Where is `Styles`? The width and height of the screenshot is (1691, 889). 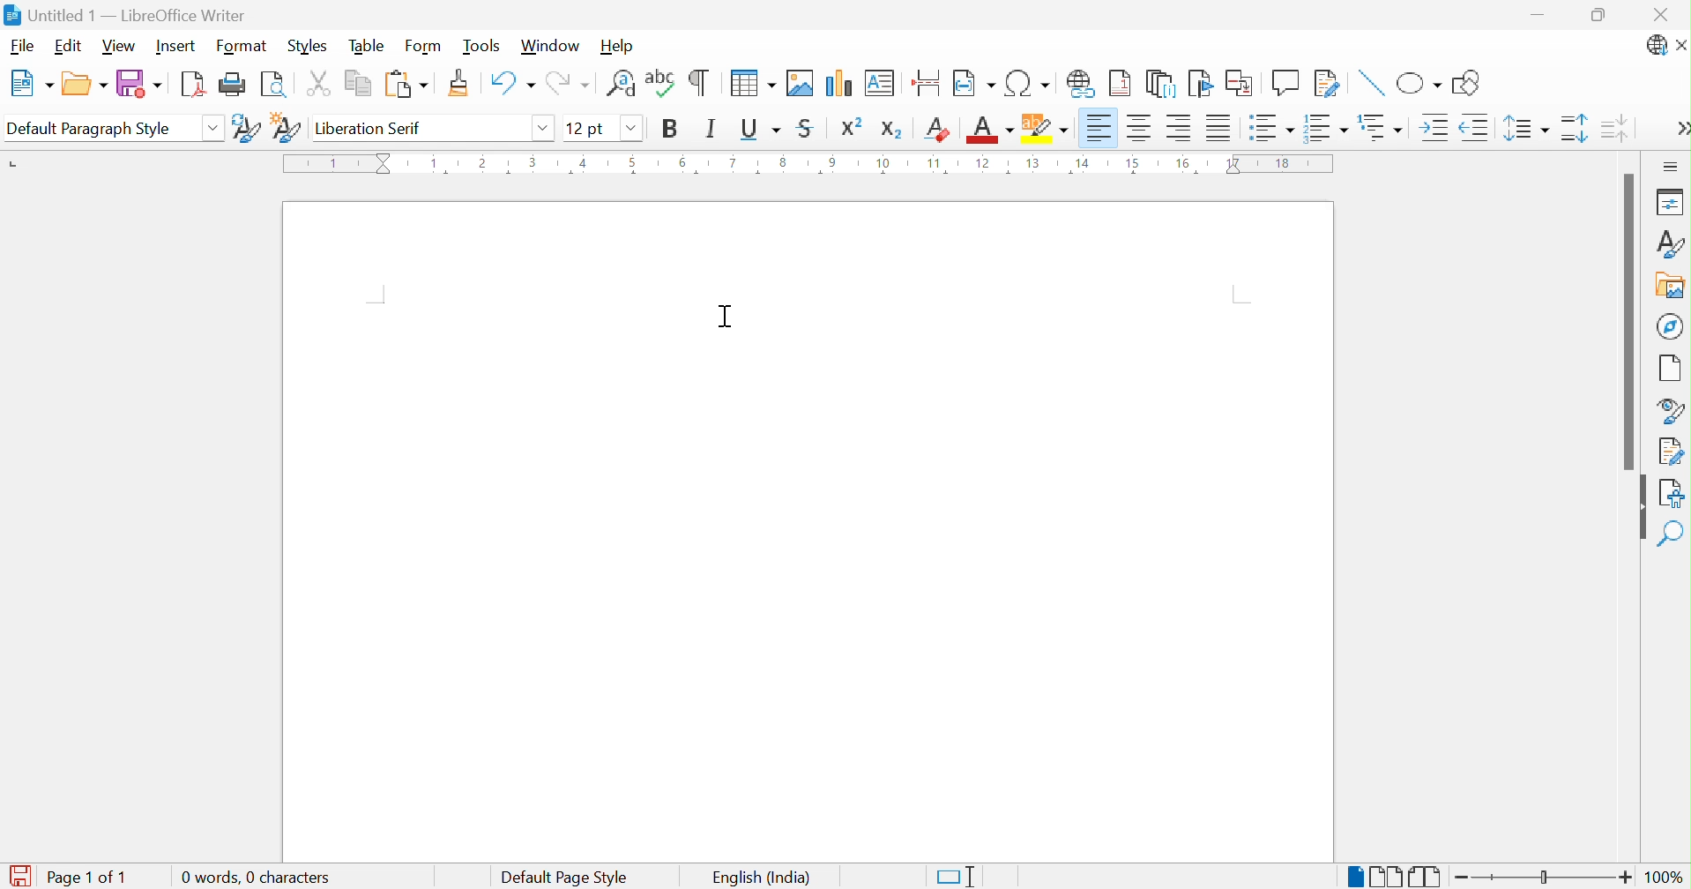 Styles is located at coordinates (1672, 245).